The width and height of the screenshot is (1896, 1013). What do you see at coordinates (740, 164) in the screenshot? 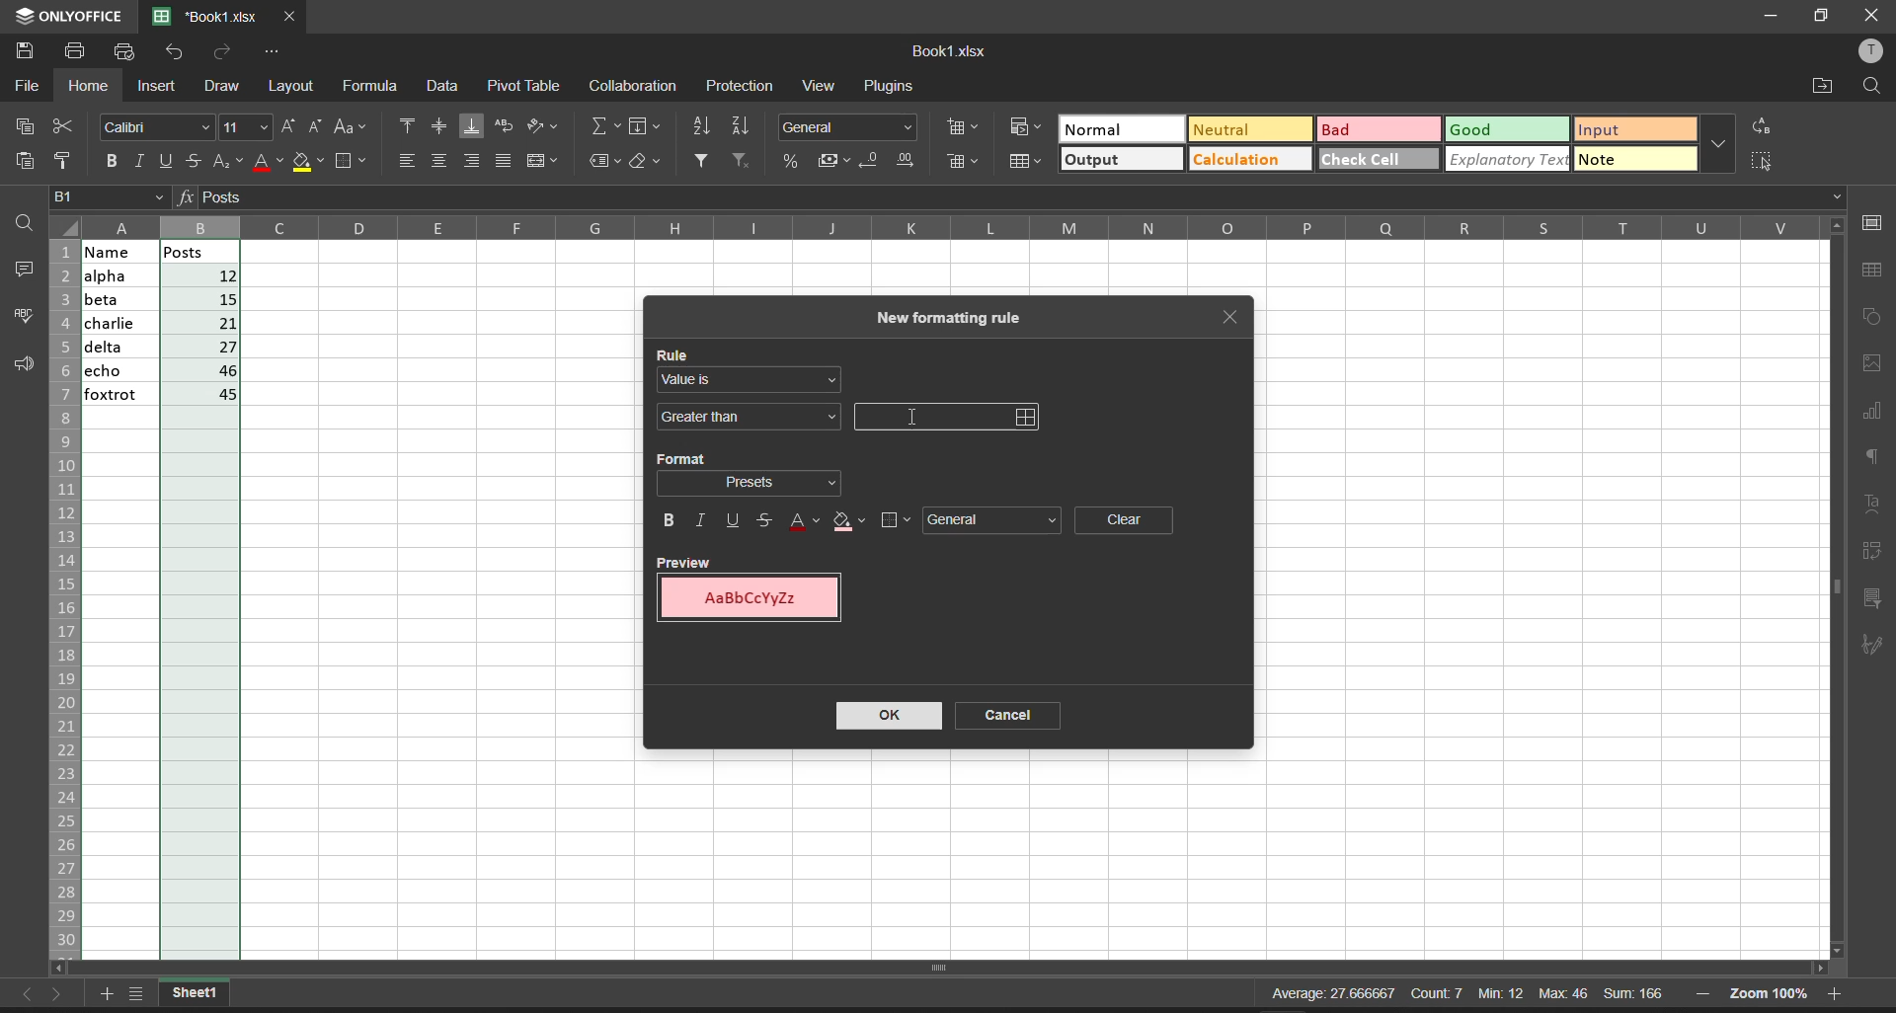
I see `clear filters` at bounding box center [740, 164].